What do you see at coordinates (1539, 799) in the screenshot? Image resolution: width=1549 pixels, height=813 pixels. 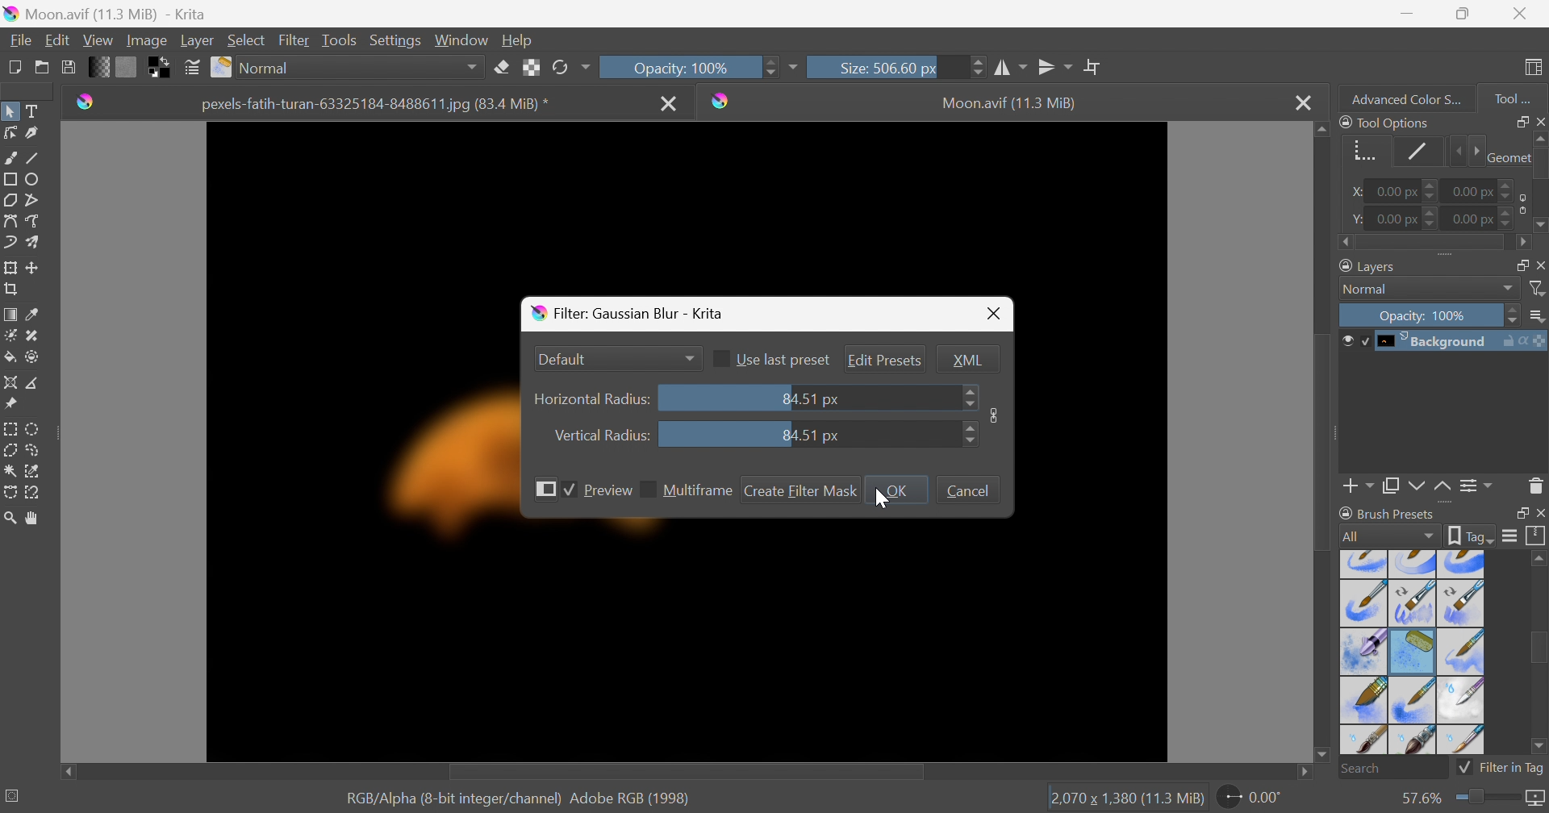 I see `Map the displayed canvas size between pixel size and print size. Current mapping: Pixel Size` at bounding box center [1539, 799].